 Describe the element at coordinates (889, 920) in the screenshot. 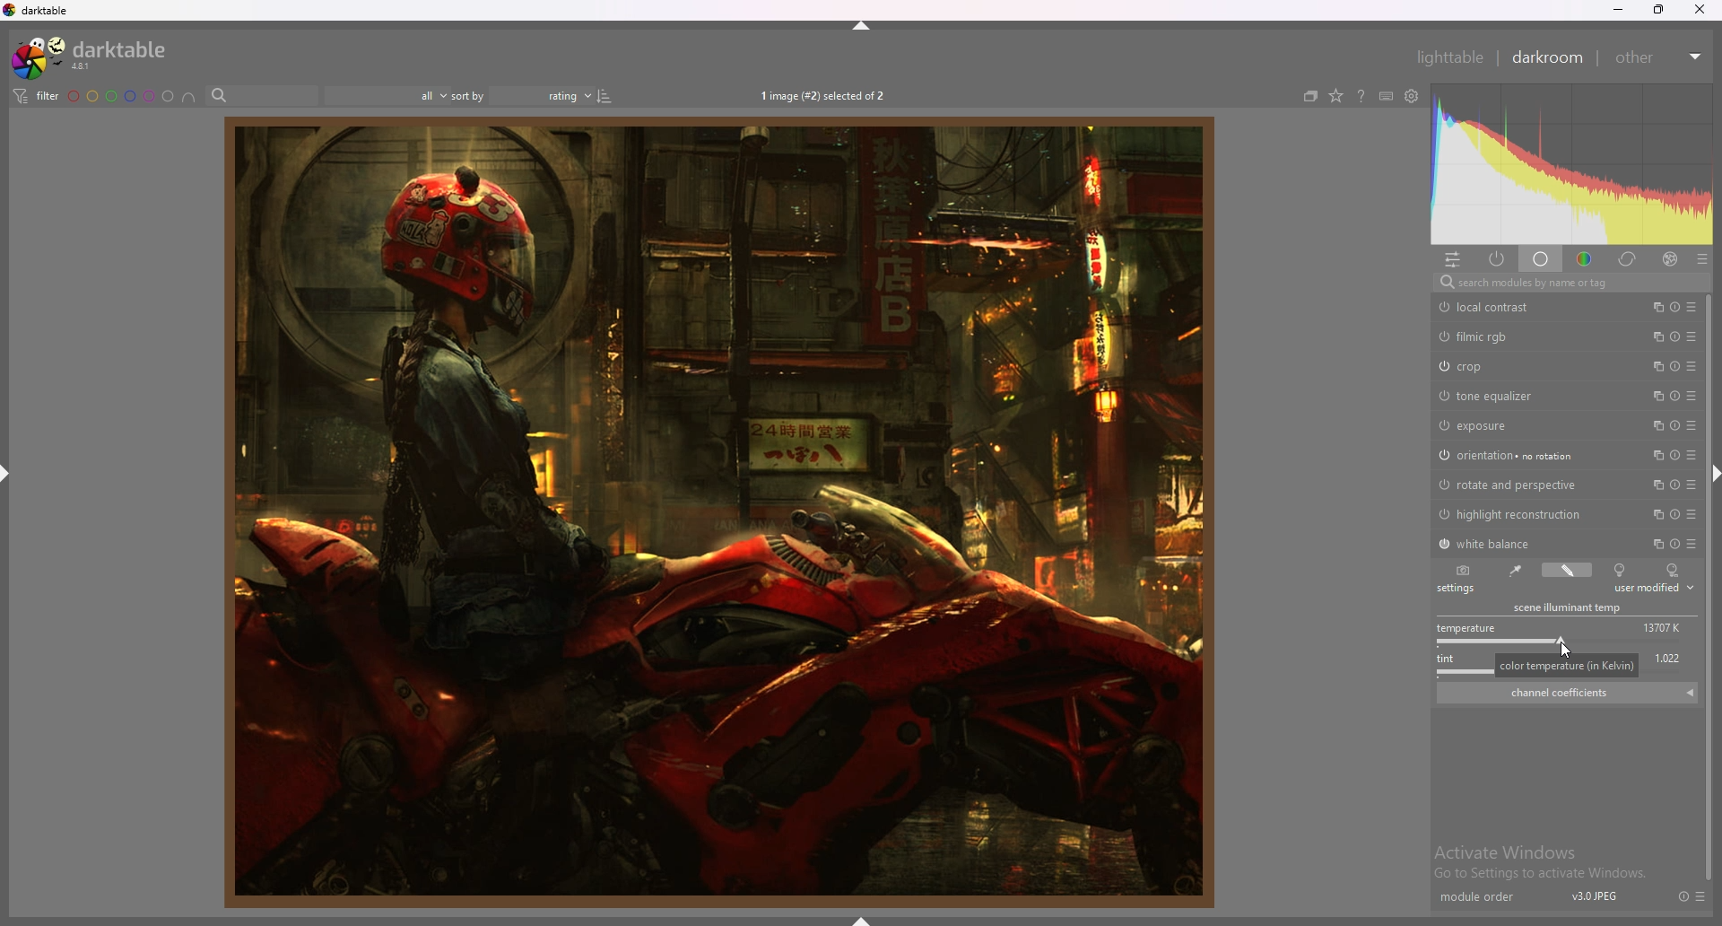

I see `hide` at that location.